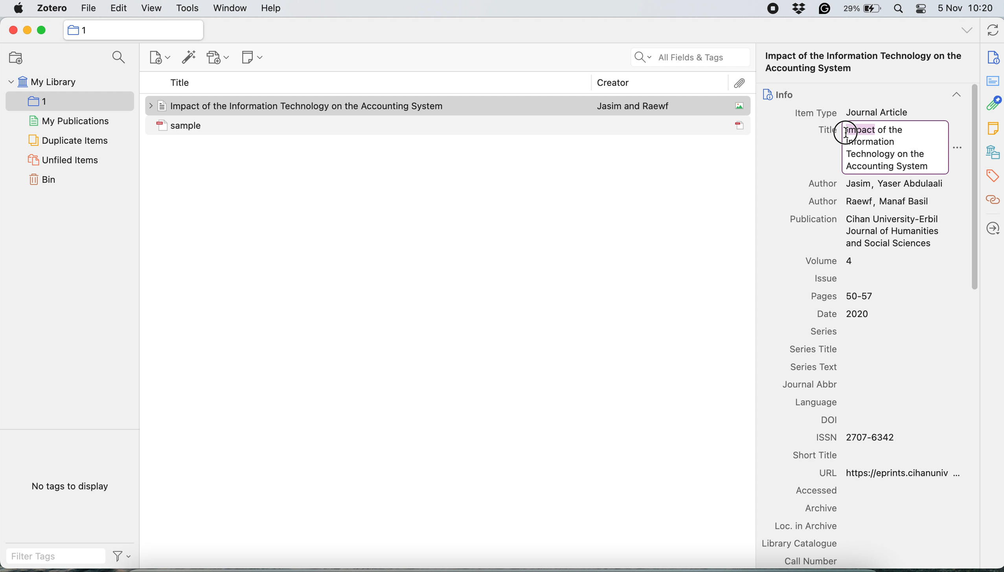 This screenshot has height=572, width=1004. Describe the element at coordinates (50, 9) in the screenshot. I see `zotero` at that location.